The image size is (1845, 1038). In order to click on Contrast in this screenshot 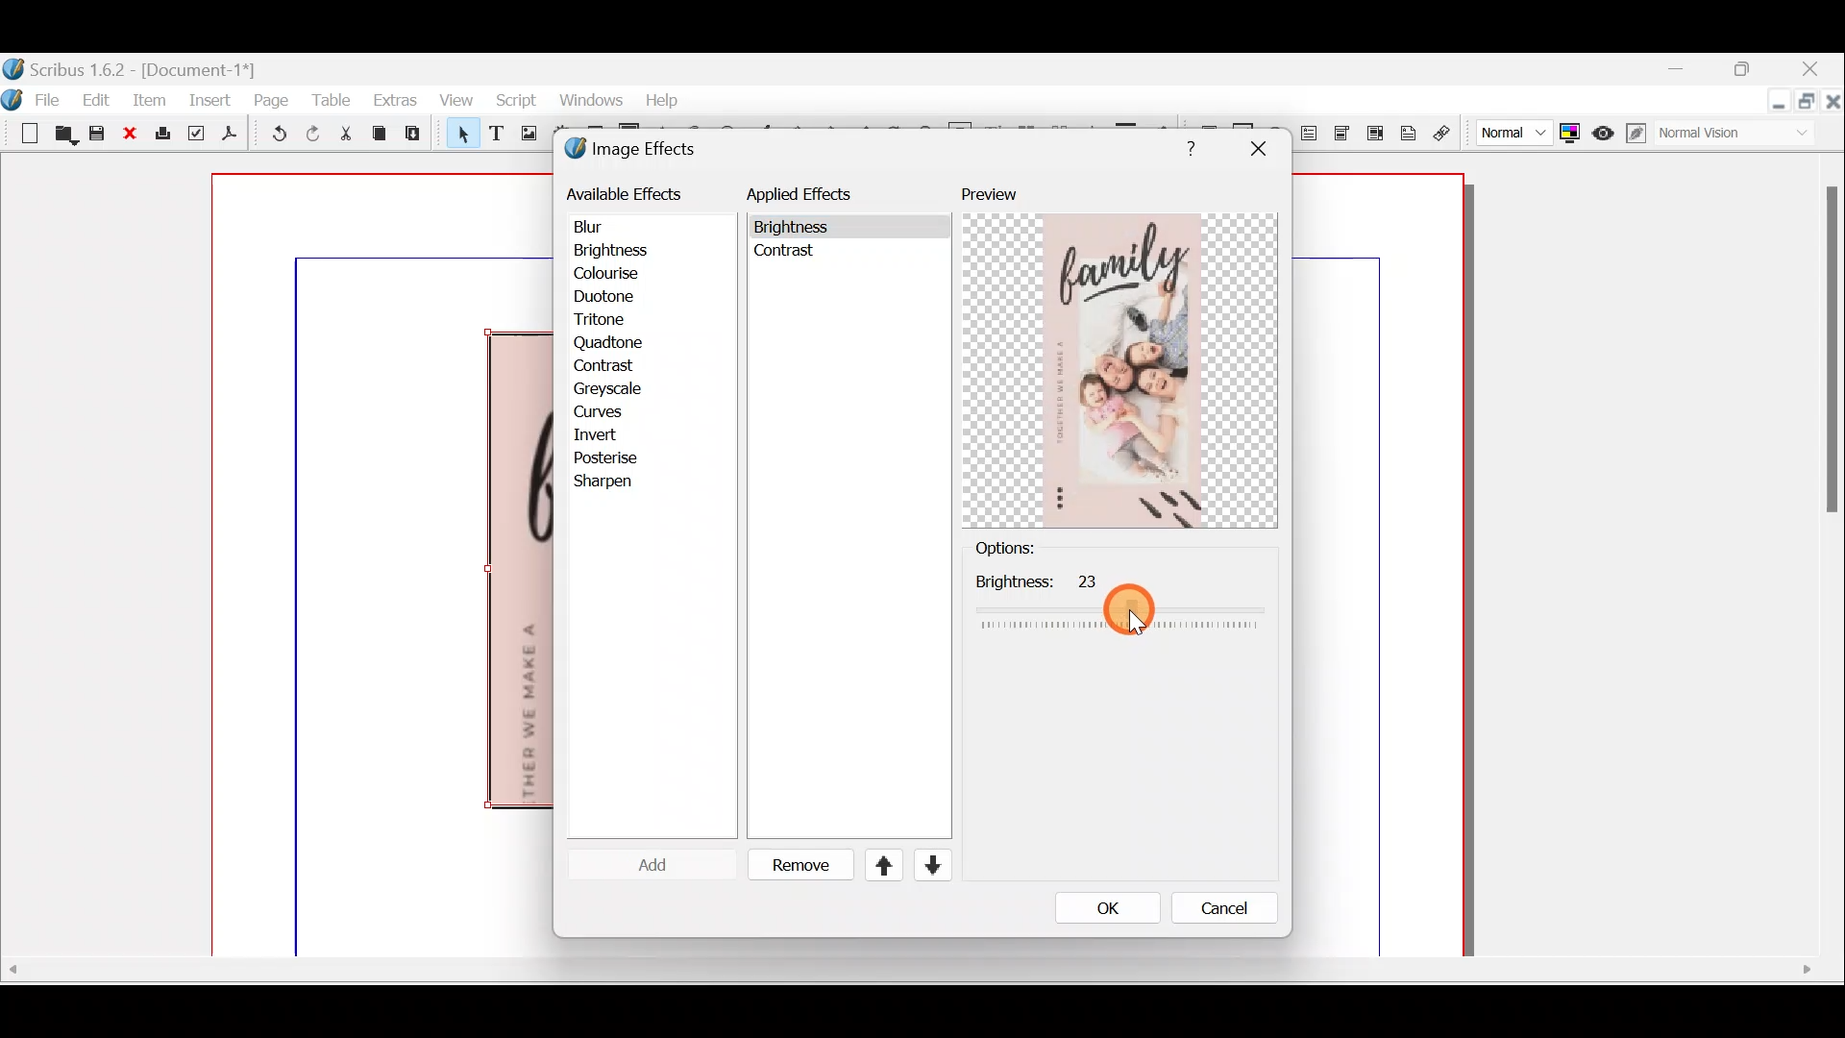, I will do `click(604, 367)`.